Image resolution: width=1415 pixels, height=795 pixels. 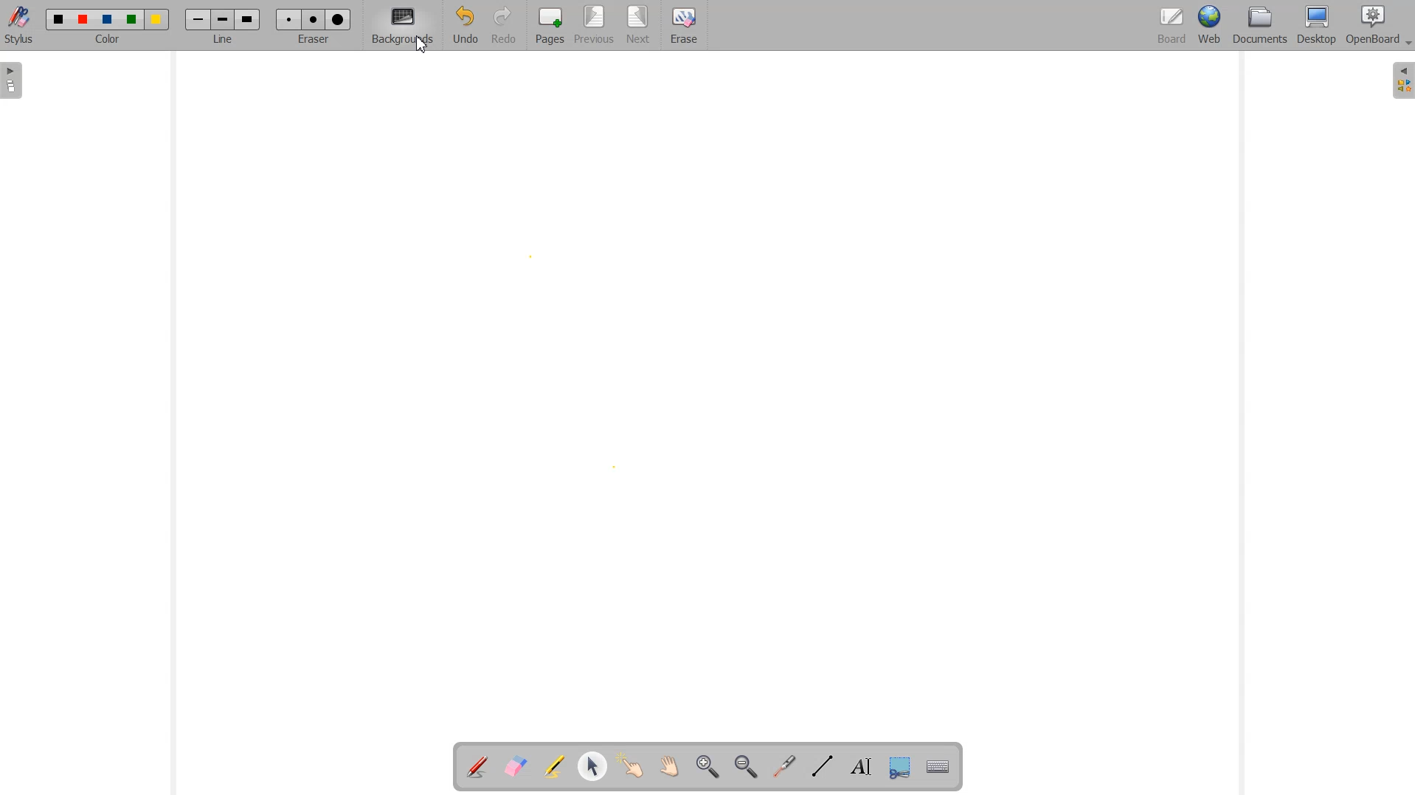 What do you see at coordinates (1406, 44) in the screenshot?
I see `Drop Down Box` at bounding box center [1406, 44].